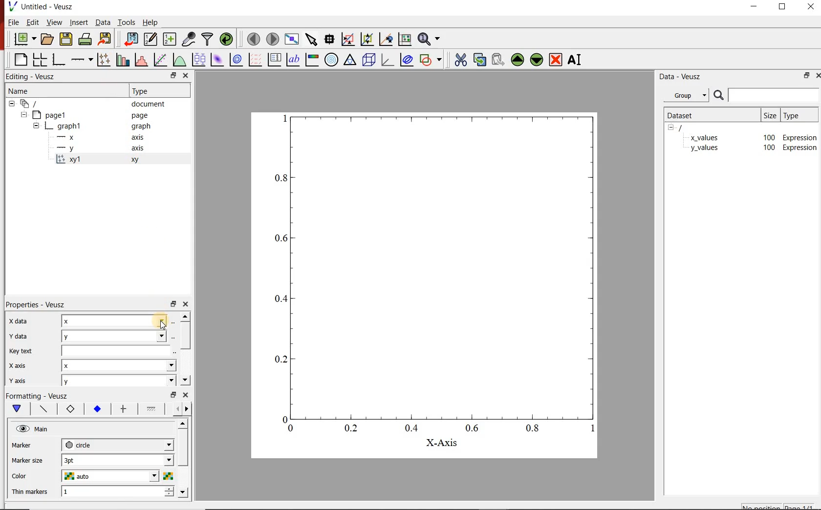 This screenshot has height=510, width=821. Describe the element at coordinates (22, 322) in the screenshot. I see ` Xdata` at that location.